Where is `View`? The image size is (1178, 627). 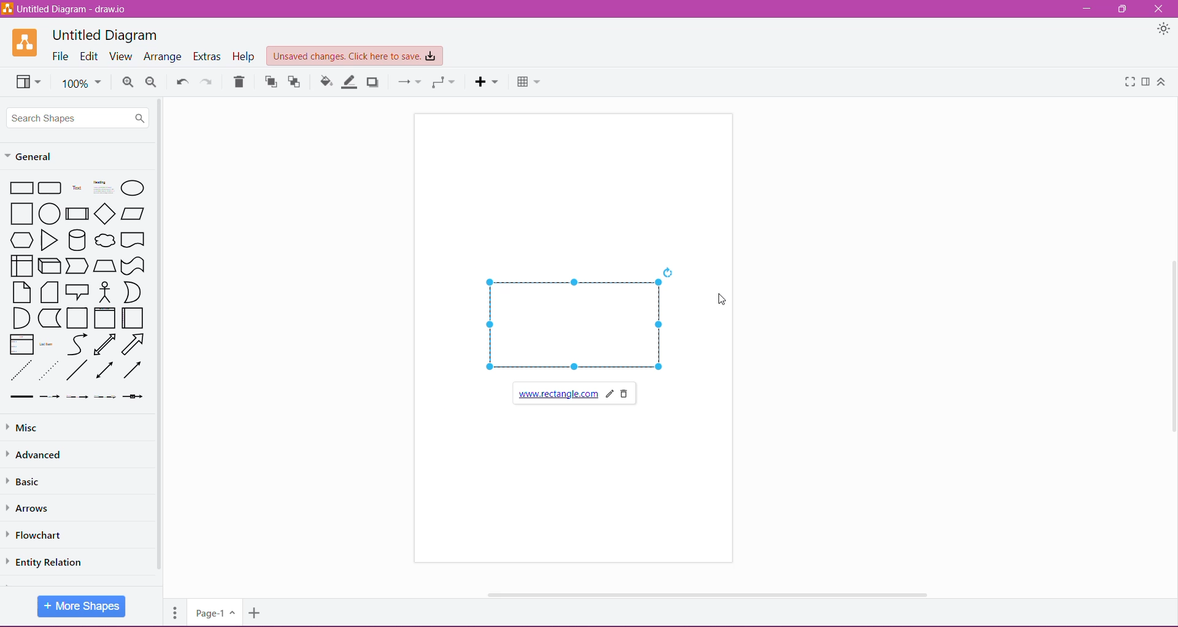
View is located at coordinates (28, 82).